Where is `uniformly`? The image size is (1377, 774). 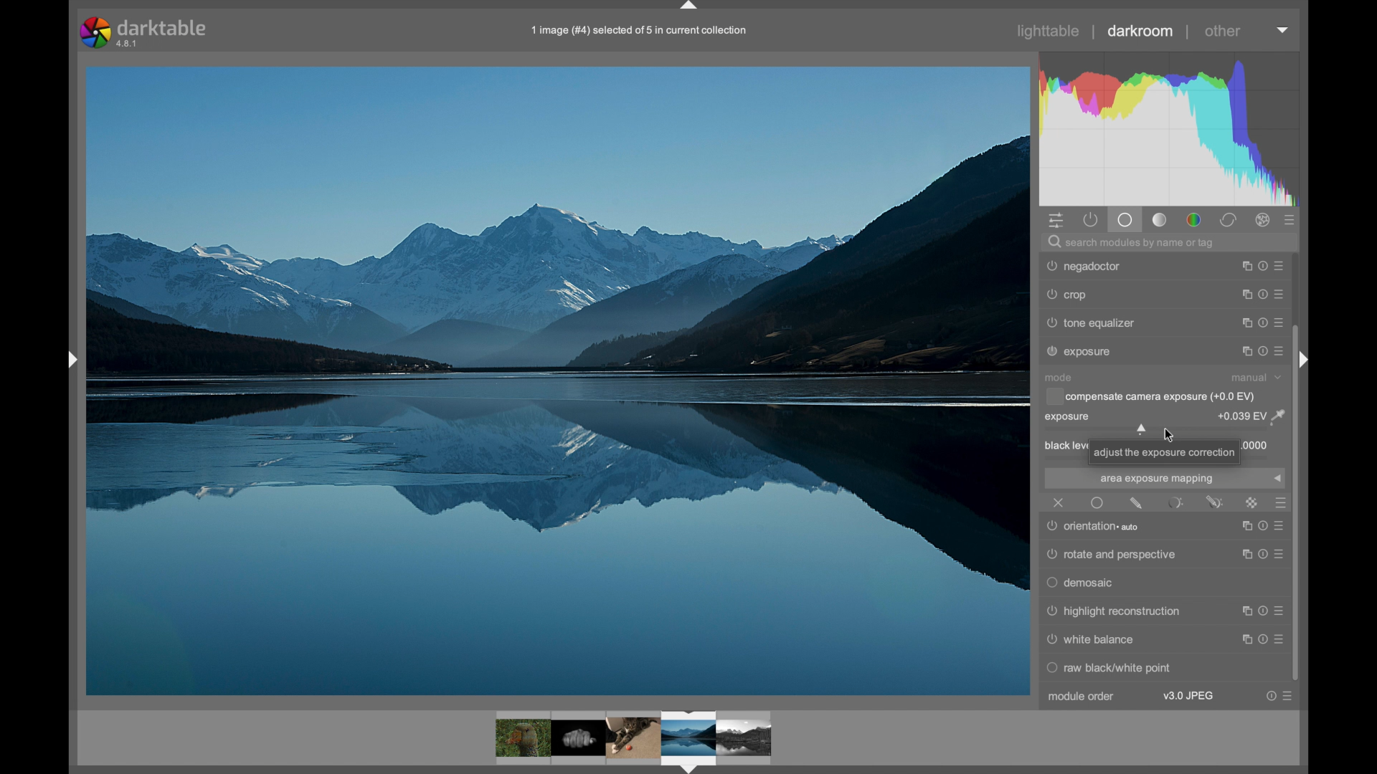
uniformly is located at coordinates (1097, 502).